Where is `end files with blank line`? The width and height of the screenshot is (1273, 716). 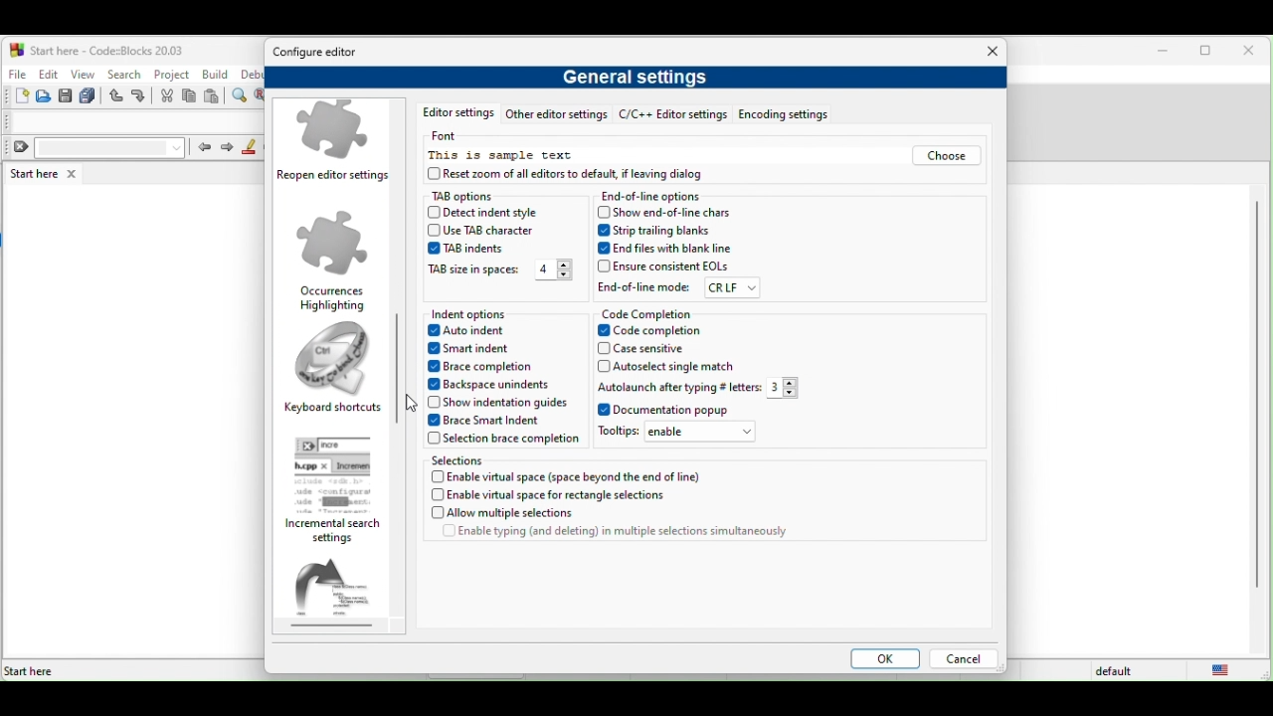
end files with blank line is located at coordinates (667, 249).